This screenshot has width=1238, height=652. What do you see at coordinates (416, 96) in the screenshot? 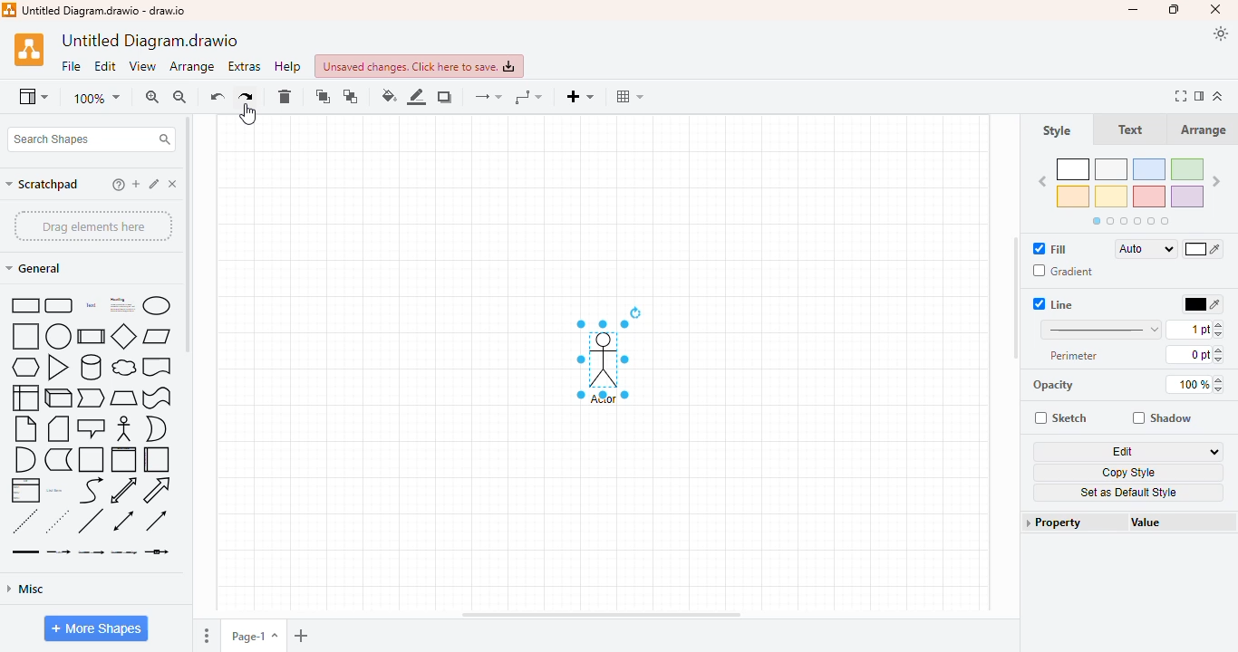
I see `line color` at bounding box center [416, 96].